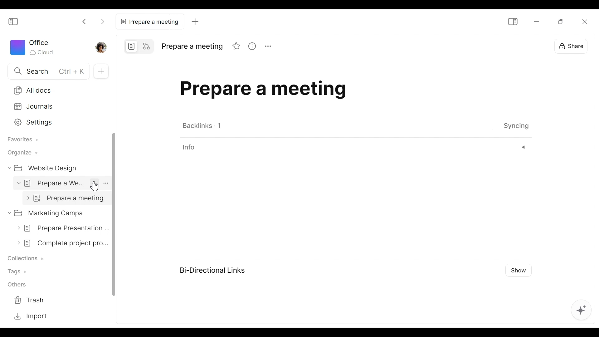  I want to click on Back , so click(85, 21).